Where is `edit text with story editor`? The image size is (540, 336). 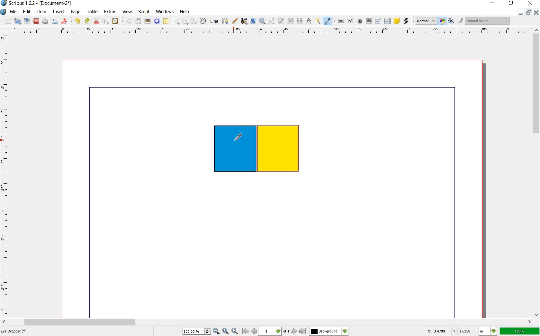 edit text with story editor is located at coordinates (281, 21).